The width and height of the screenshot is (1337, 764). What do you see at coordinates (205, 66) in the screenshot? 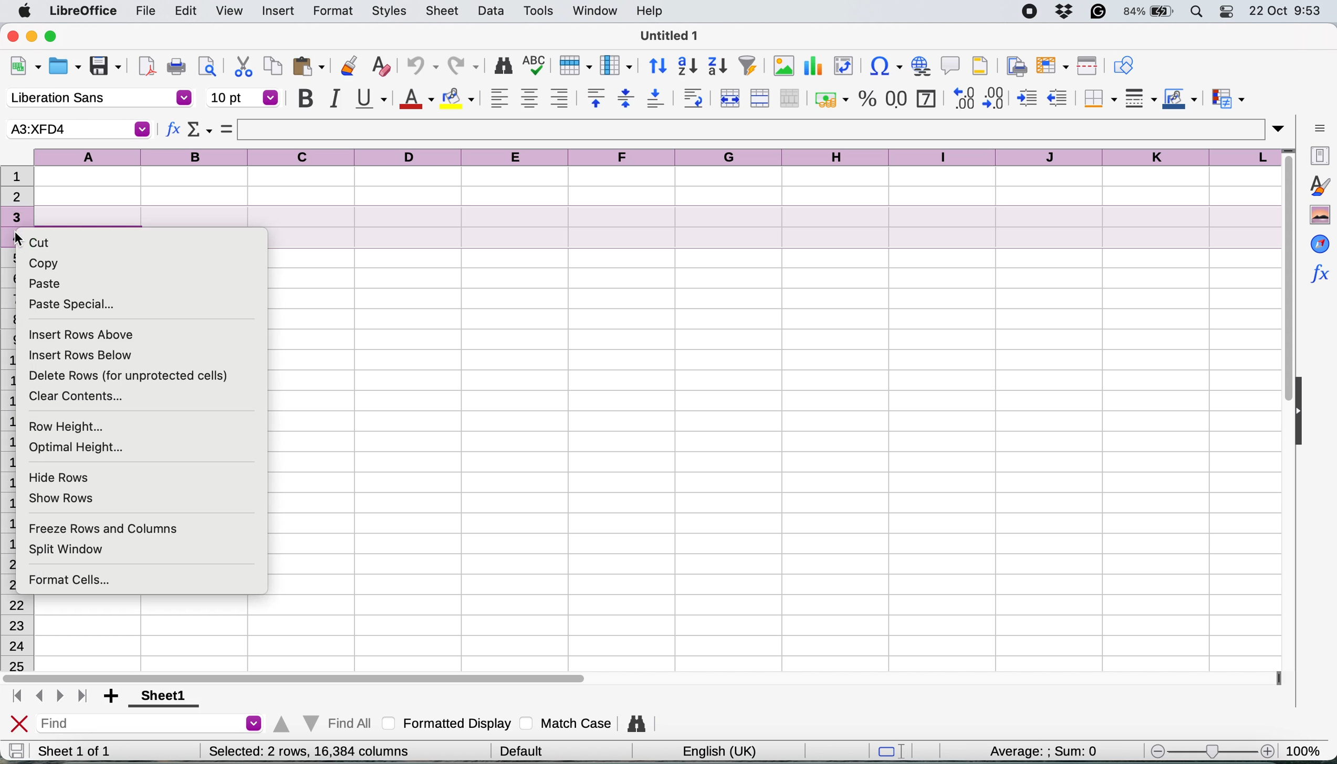
I see `print preview` at bounding box center [205, 66].